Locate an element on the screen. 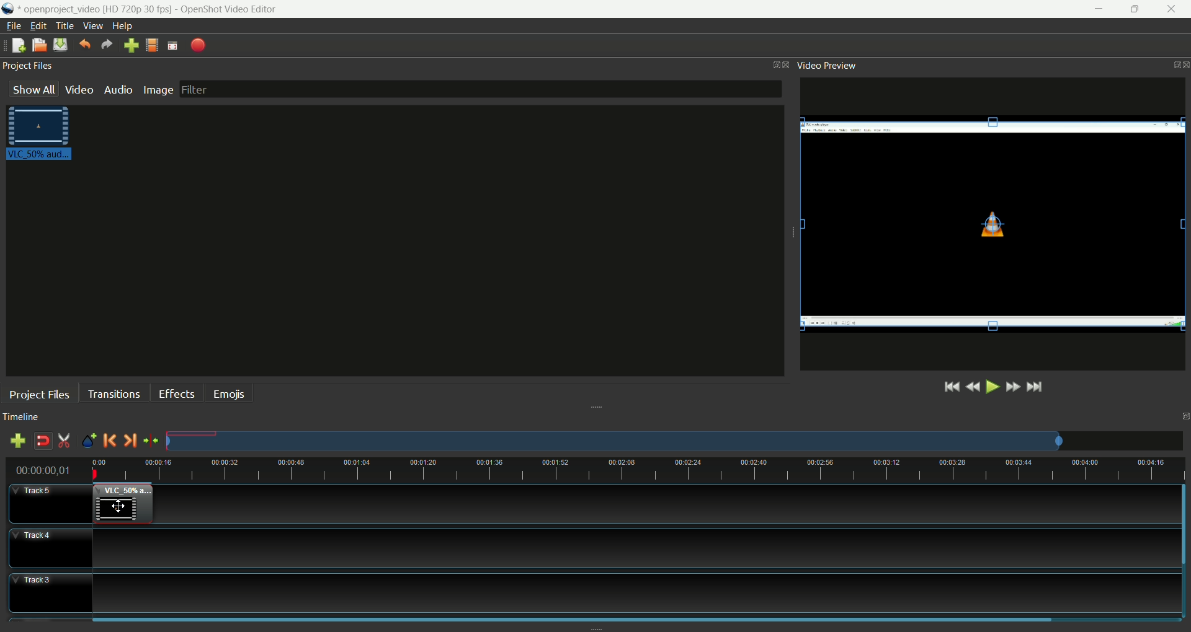 The height and width of the screenshot is (632, 1191). maximize is located at coordinates (1137, 10).